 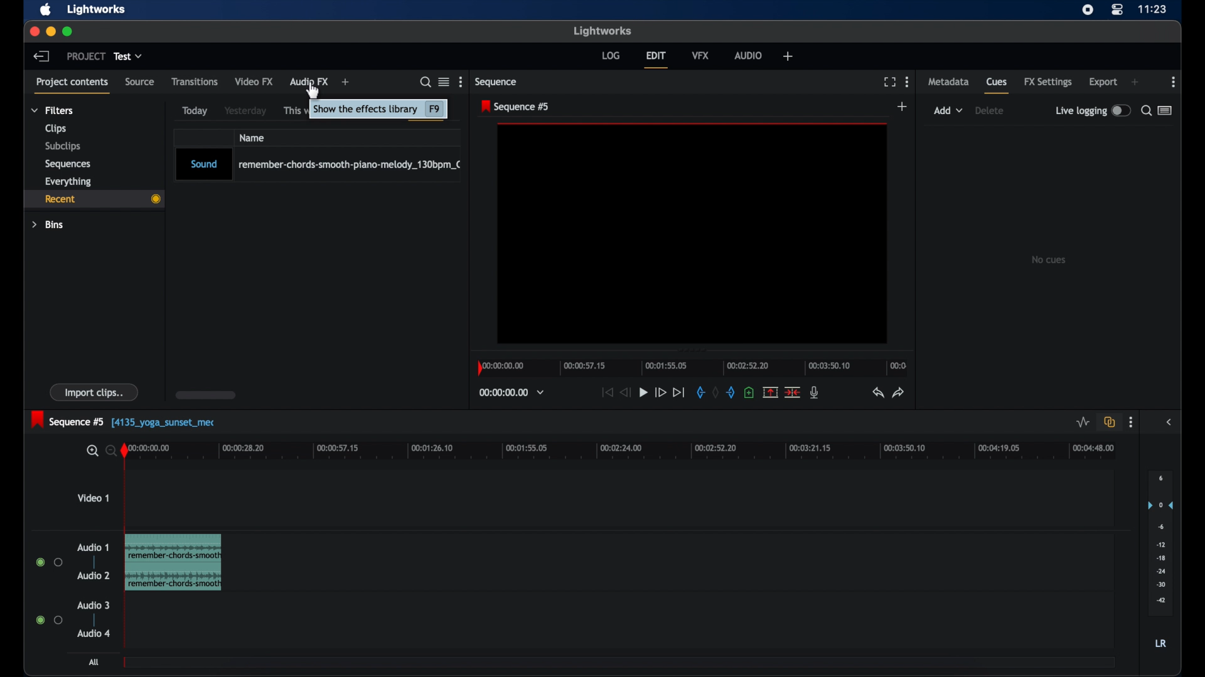 What do you see at coordinates (1116, 10) in the screenshot?
I see `control center` at bounding box center [1116, 10].